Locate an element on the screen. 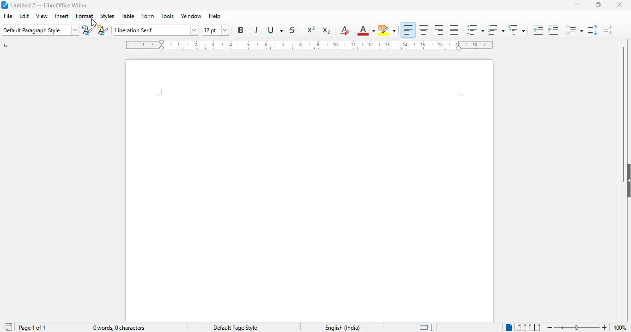 The width and height of the screenshot is (631, 332). set paragraph style is located at coordinates (40, 30).